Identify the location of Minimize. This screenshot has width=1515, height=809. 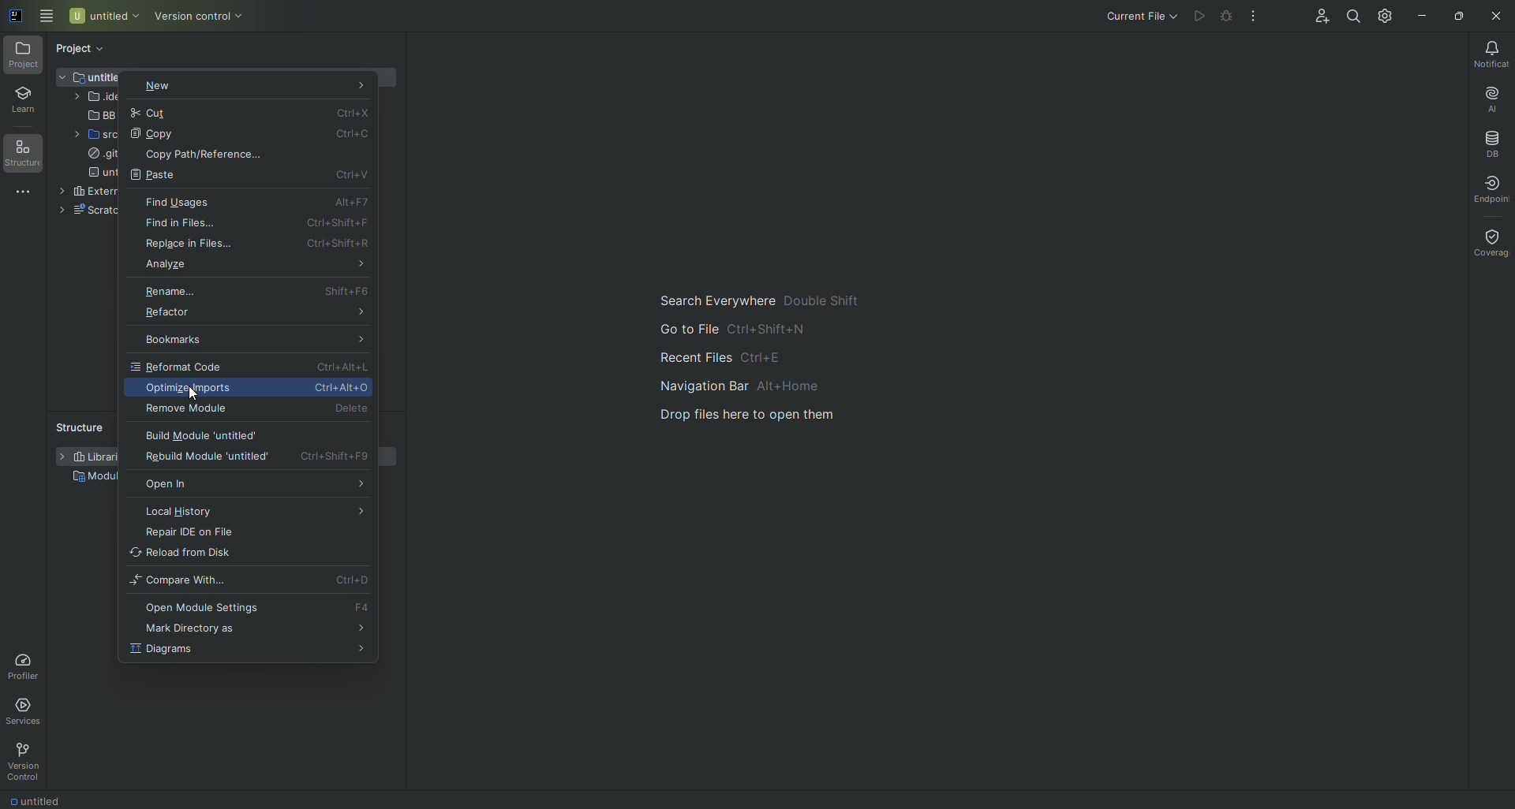
(1420, 14).